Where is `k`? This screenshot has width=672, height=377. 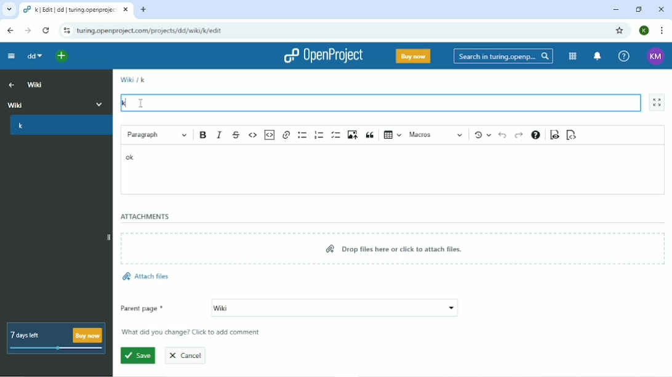
k is located at coordinates (21, 126).